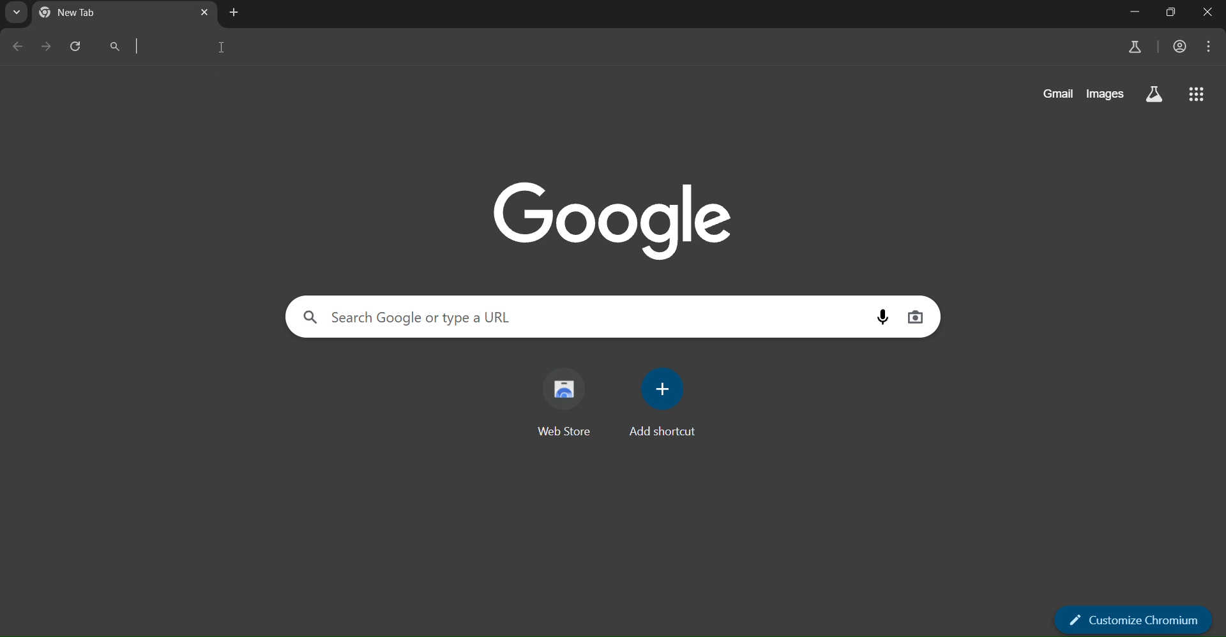 Image resolution: width=1226 pixels, height=637 pixels. What do you see at coordinates (916, 317) in the screenshot?
I see `image search` at bounding box center [916, 317].